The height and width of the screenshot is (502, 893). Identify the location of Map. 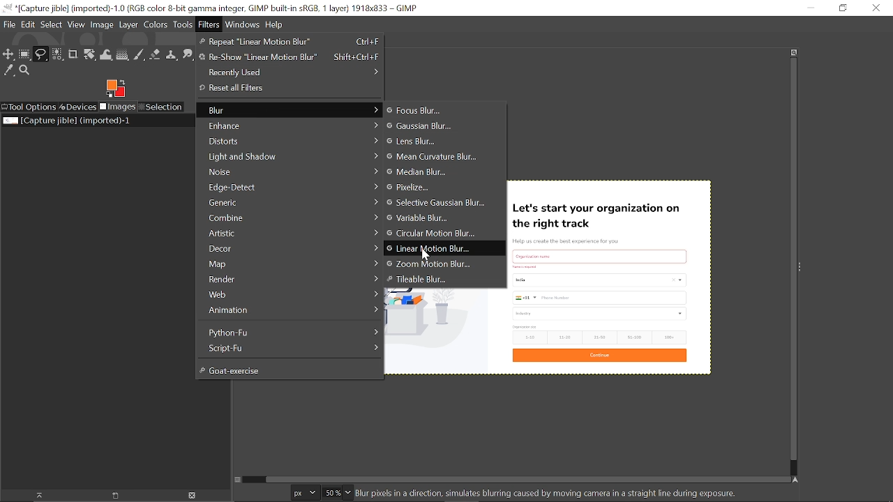
(287, 264).